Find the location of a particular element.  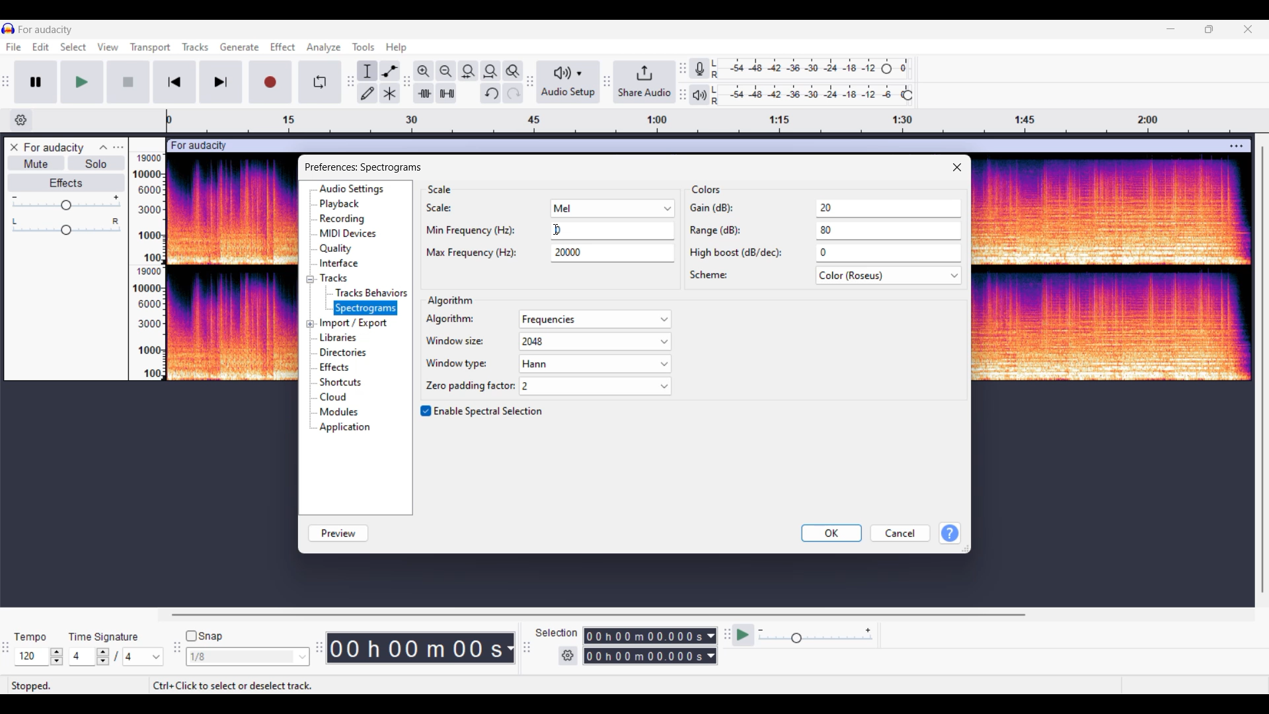

range is located at coordinates (824, 233).